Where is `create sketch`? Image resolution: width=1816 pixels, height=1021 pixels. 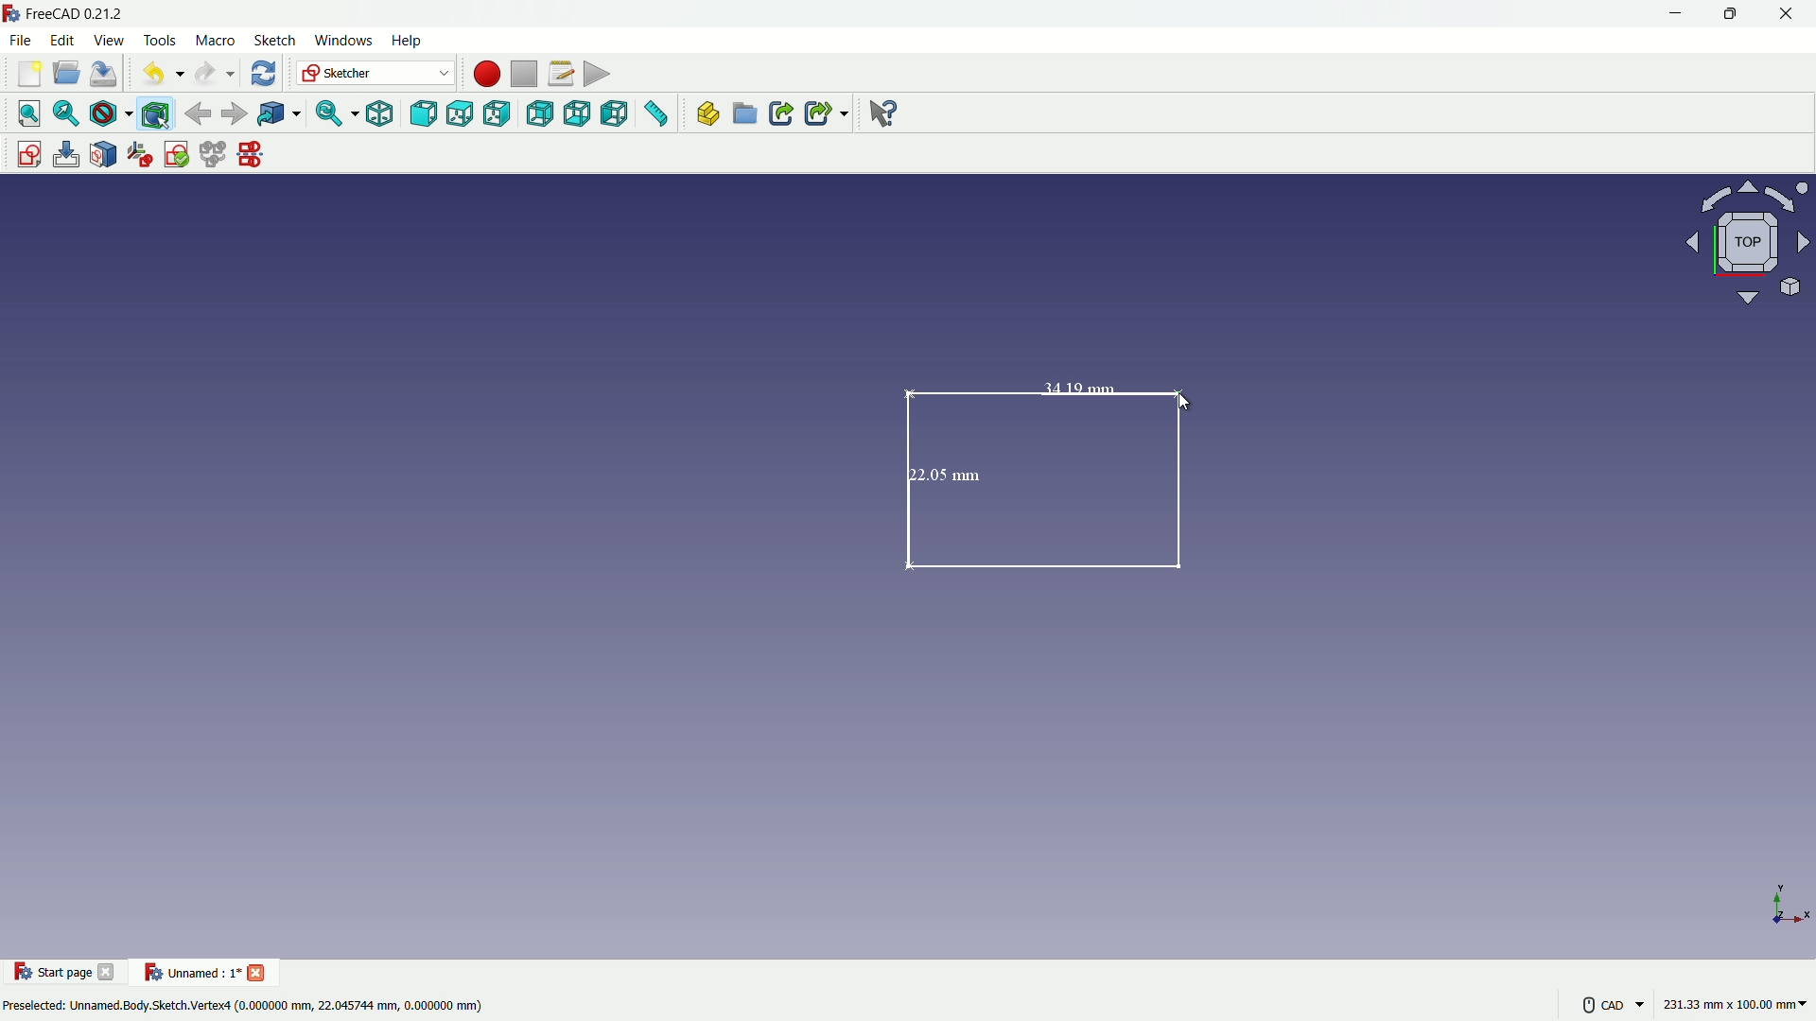 create sketch is located at coordinates (24, 152).